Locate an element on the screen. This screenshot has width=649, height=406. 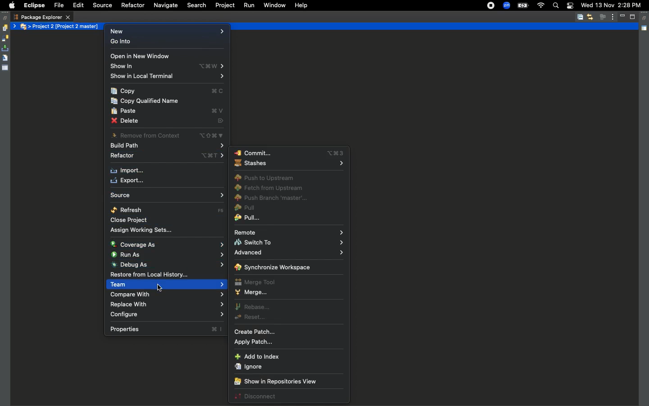
Focus on active task is located at coordinates (603, 17).